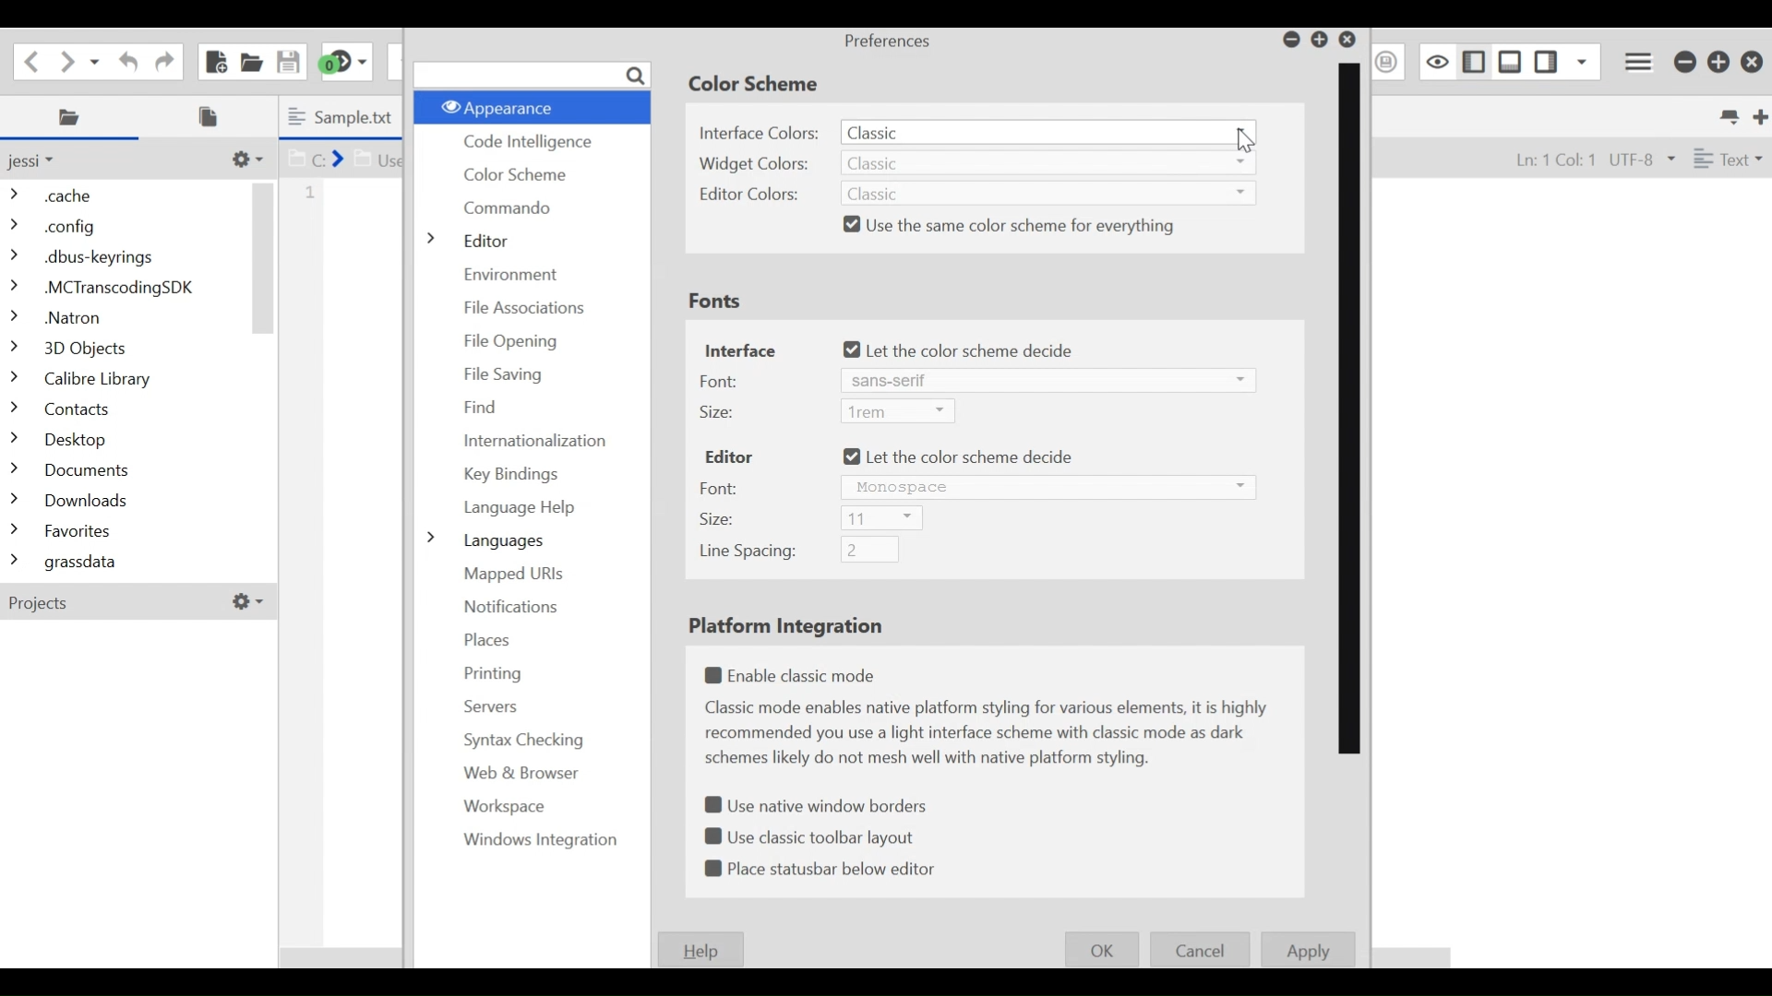  I want to click on Widget Colors, so click(758, 164).